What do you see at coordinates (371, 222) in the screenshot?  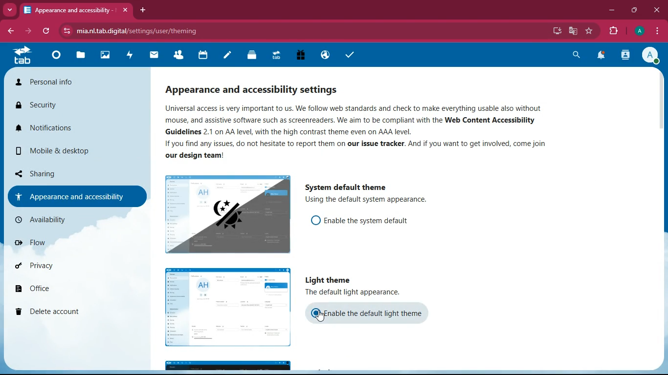 I see `enable` at bounding box center [371, 222].